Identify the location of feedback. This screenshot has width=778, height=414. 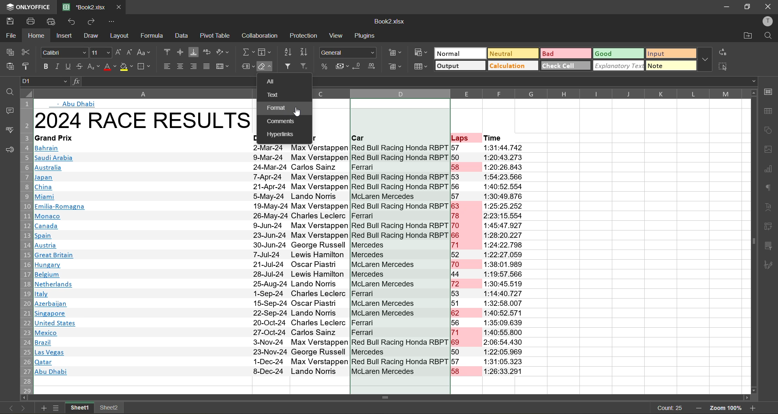
(8, 150).